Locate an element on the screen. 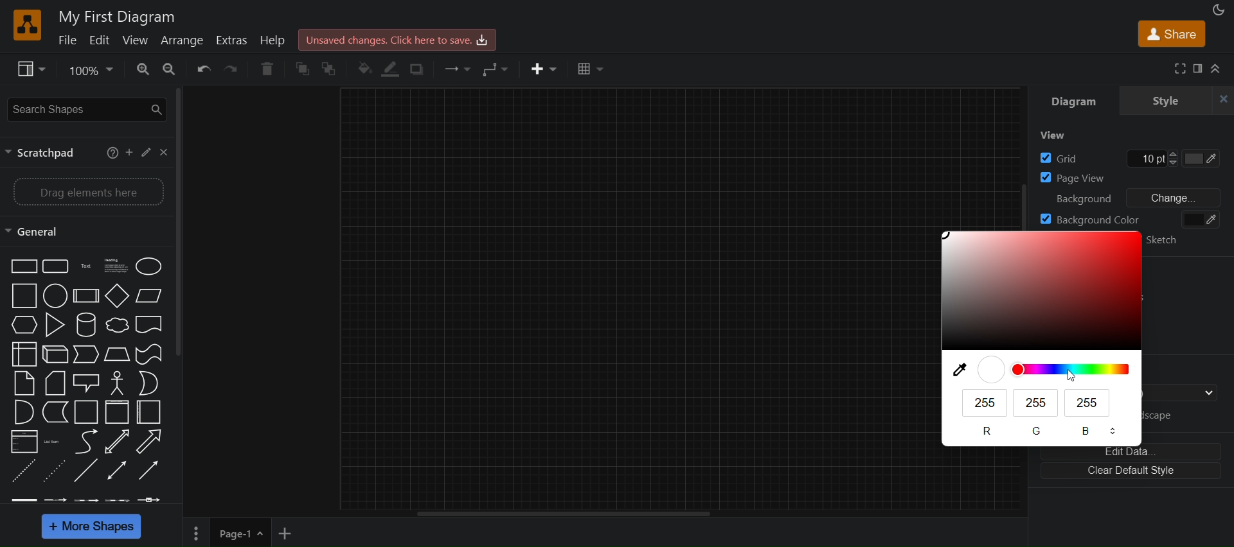 The image size is (1234, 547). vertical scroll bar is located at coordinates (181, 225).